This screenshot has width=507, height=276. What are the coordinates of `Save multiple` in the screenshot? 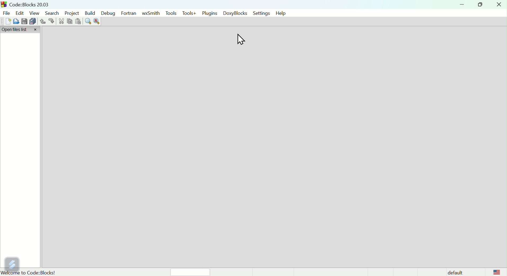 It's located at (33, 21).